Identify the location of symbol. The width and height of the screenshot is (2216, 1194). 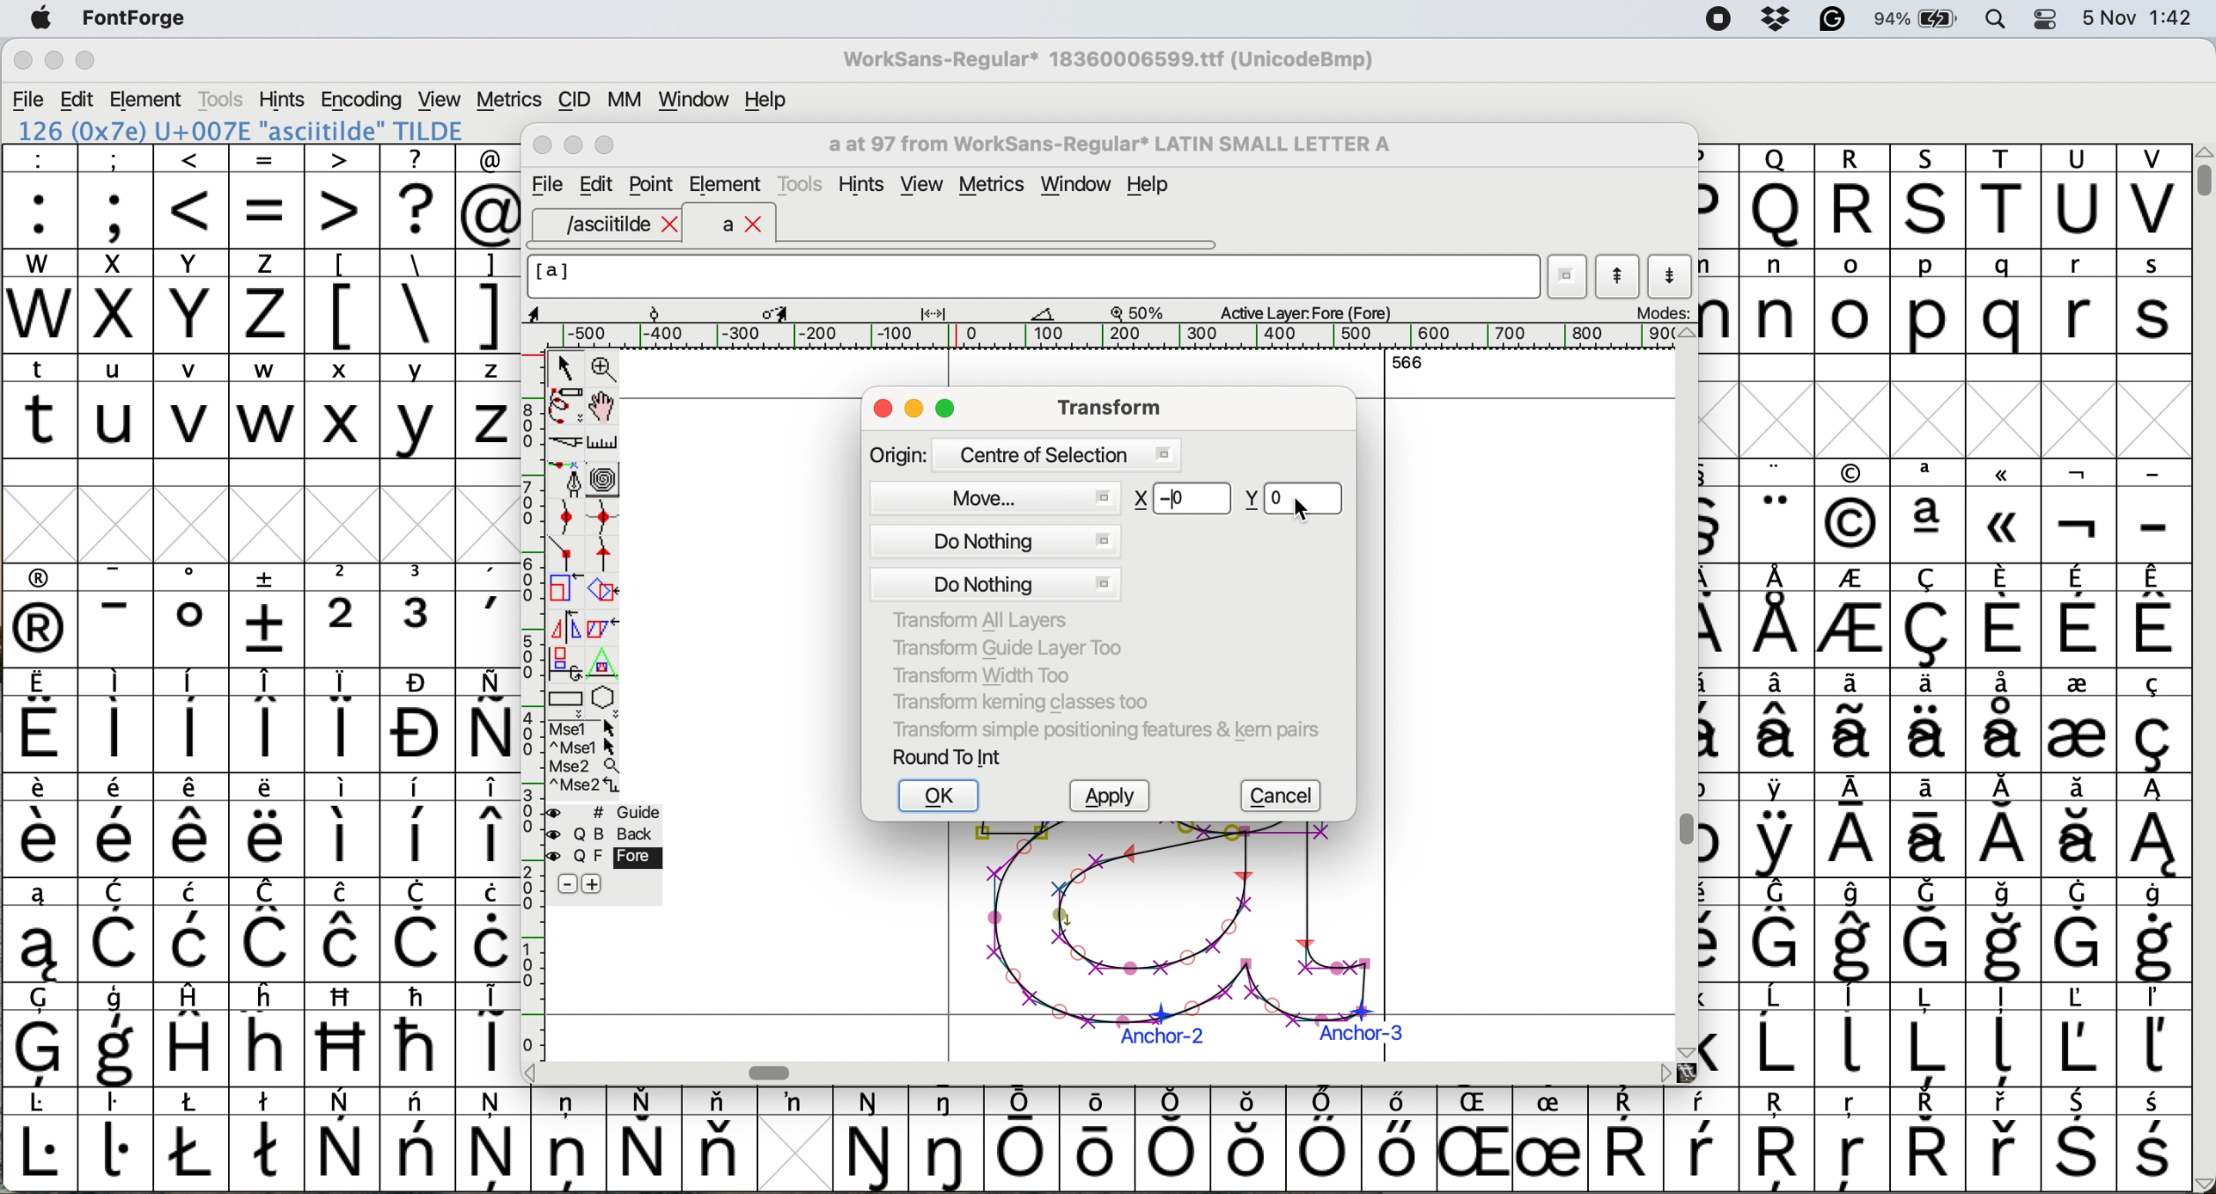
(41, 722).